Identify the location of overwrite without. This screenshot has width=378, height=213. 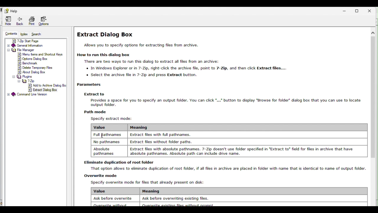
(110, 205).